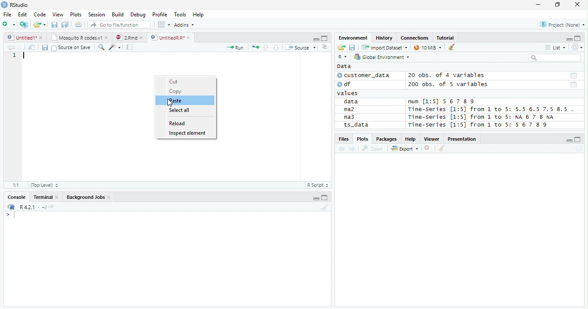 The image size is (588, 309). Describe the element at coordinates (14, 215) in the screenshot. I see `Typing indicator` at that location.